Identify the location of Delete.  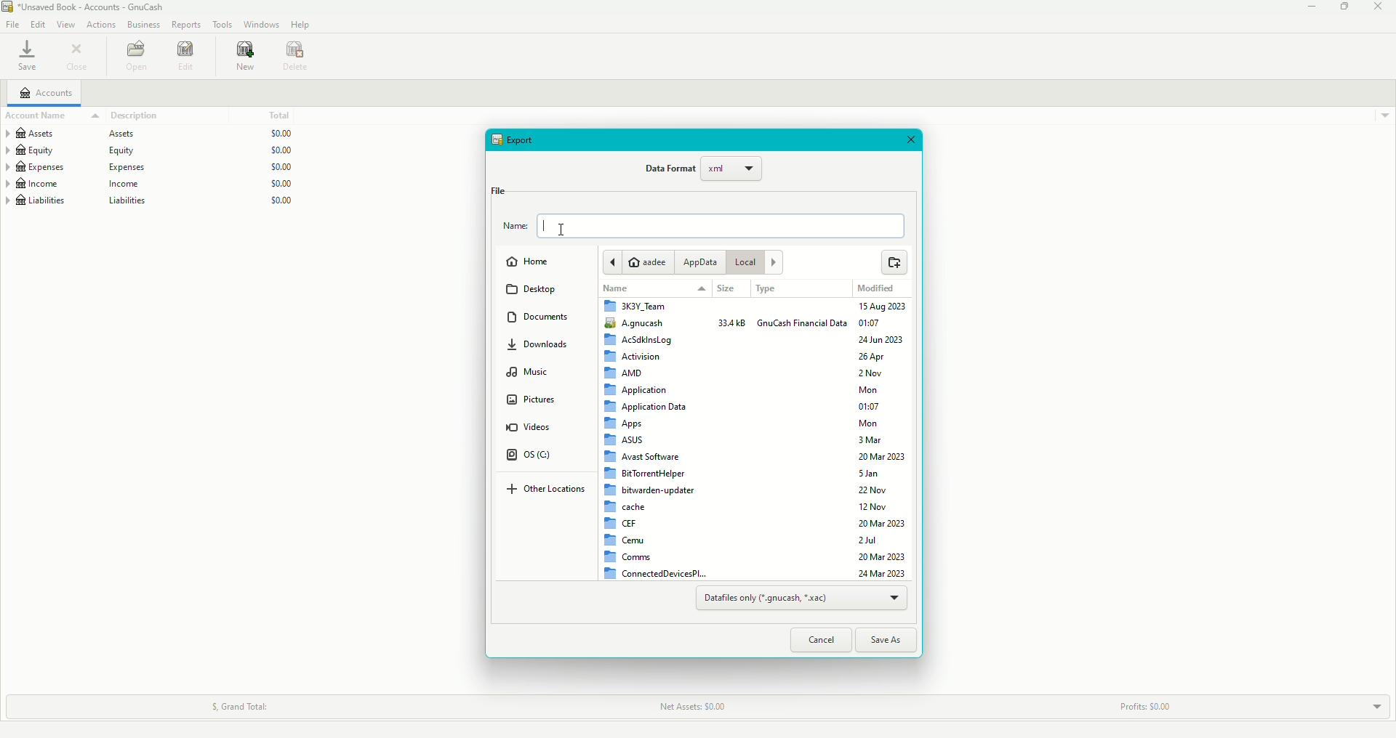
(300, 57).